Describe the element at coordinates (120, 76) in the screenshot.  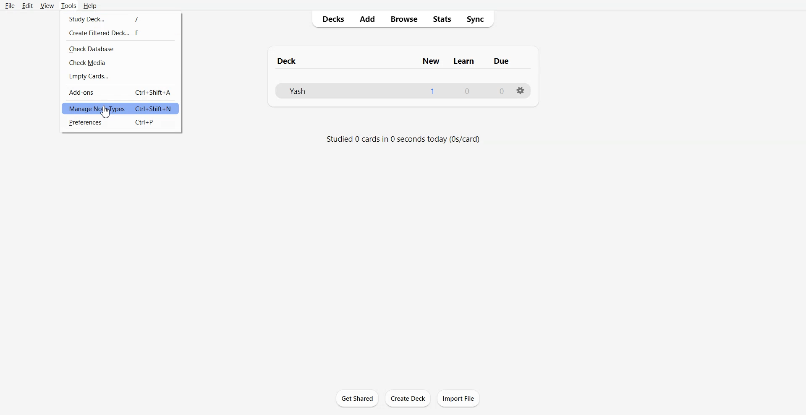
I see `Empty Cards` at that location.